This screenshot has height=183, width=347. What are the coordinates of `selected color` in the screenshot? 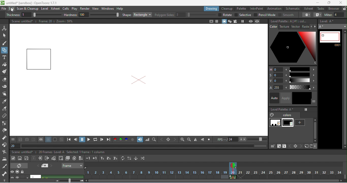 It's located at (293, 48).